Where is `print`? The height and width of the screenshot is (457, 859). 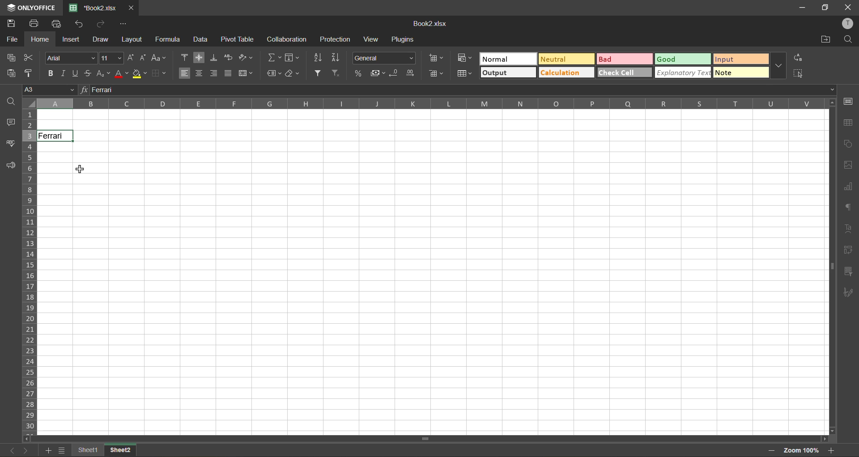 print is located at coordinates (34, 24).